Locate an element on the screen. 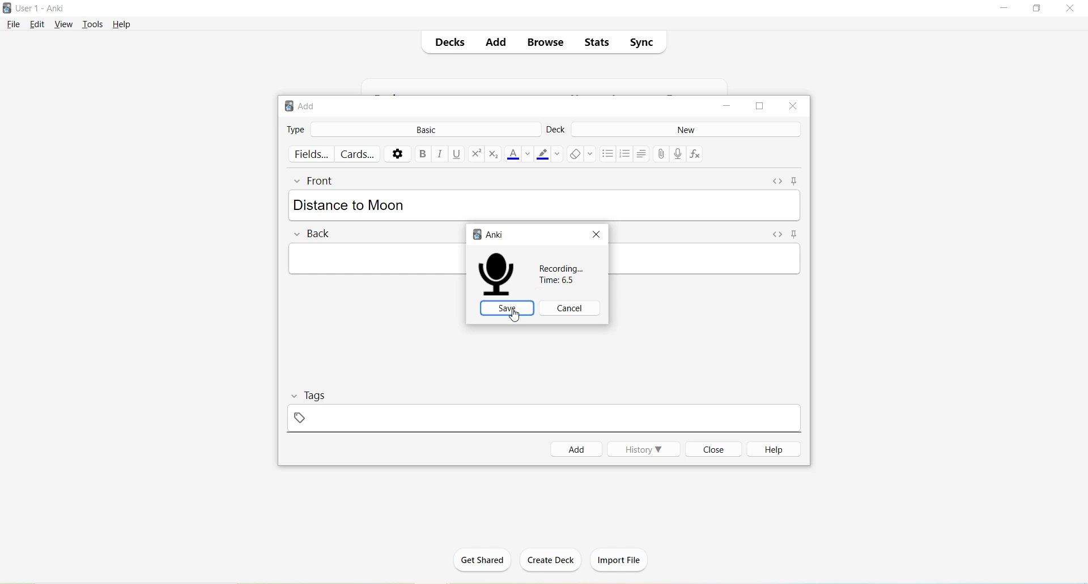  Close is located at coordinates (793, 106).